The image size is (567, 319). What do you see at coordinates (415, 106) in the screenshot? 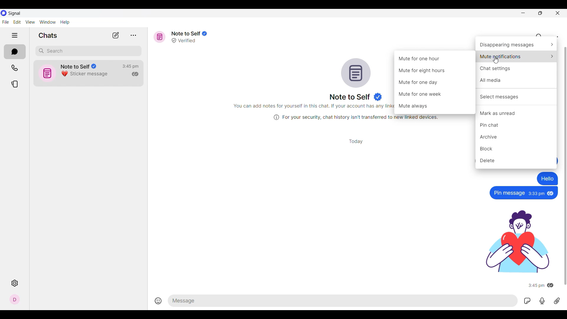
I see `Mute always` at bounding box center [415, 106].